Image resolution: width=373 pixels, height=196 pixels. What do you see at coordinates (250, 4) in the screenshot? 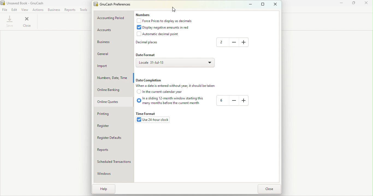
I see `Minimize` at bounding box center [250, 4].